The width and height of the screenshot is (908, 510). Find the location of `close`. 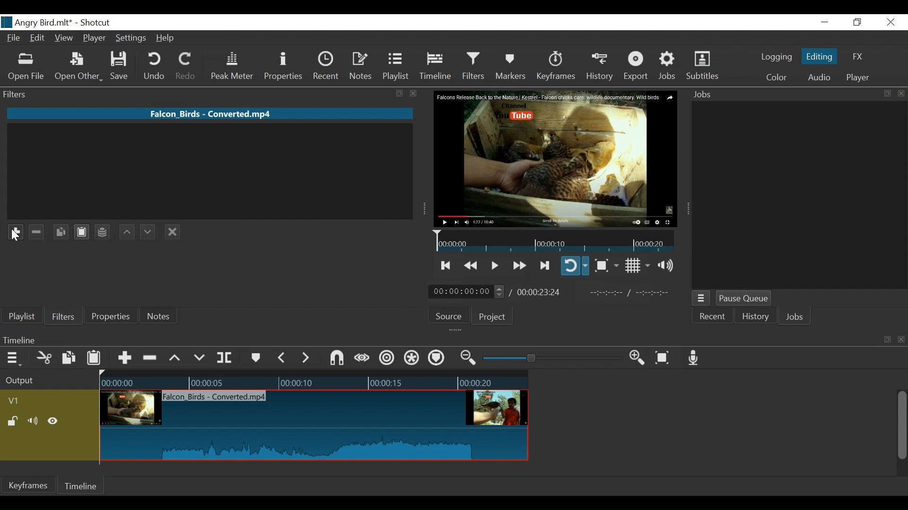

close is located at coordinates (902, 340).